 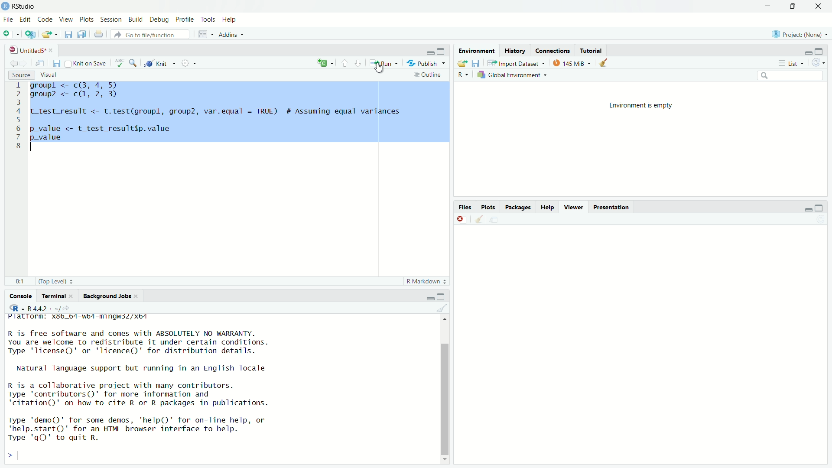 I want to click on Go to file/function, so click(x=152, y=35).